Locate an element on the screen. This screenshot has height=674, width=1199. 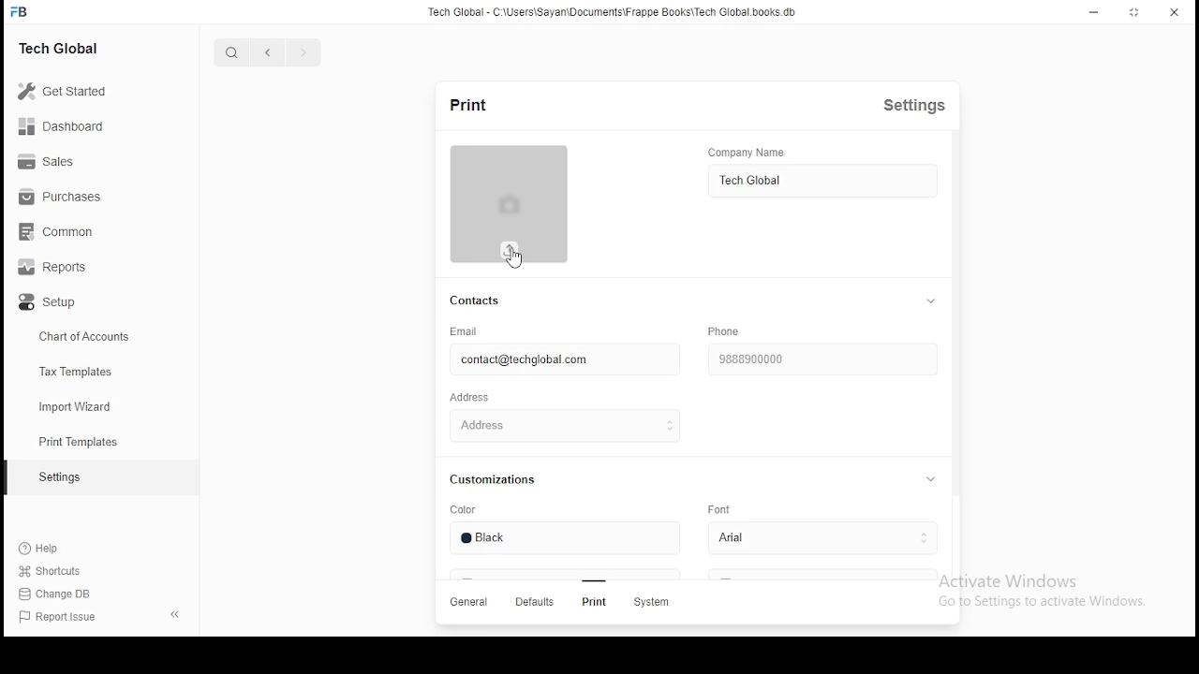
CLOSE  is located at coordinates (1176, 12).